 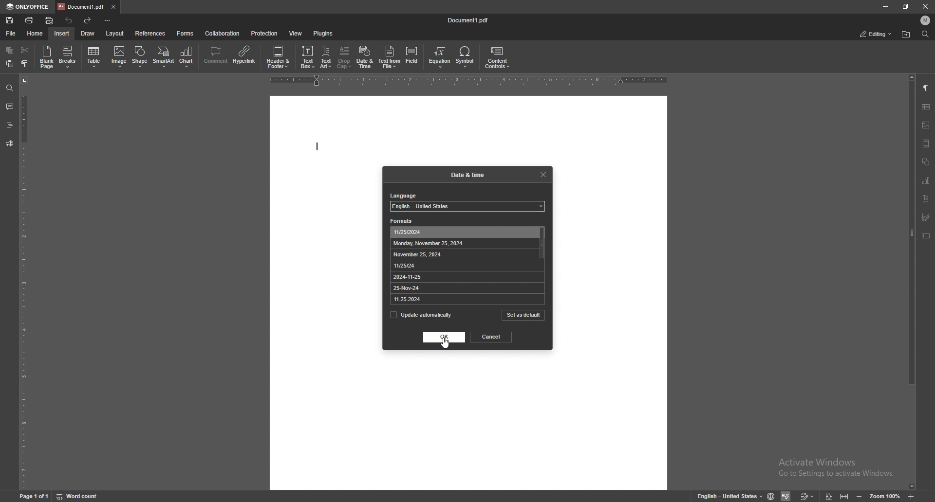 I want to click on insert, so click(x=63, y=34).